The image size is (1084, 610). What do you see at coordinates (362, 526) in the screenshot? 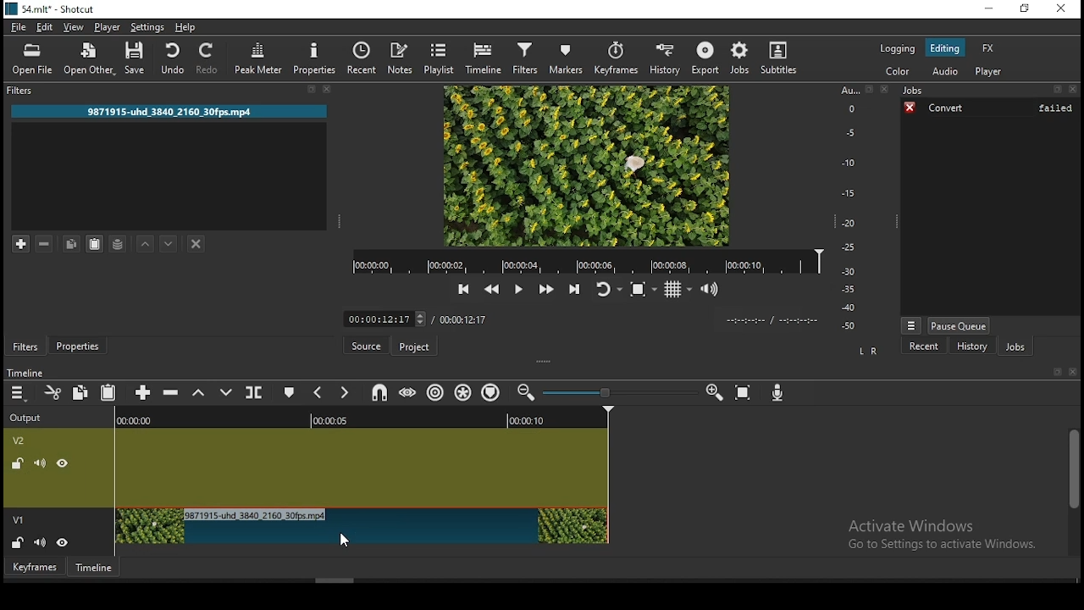
I see `video track 1` at bounding box center [362, 526].